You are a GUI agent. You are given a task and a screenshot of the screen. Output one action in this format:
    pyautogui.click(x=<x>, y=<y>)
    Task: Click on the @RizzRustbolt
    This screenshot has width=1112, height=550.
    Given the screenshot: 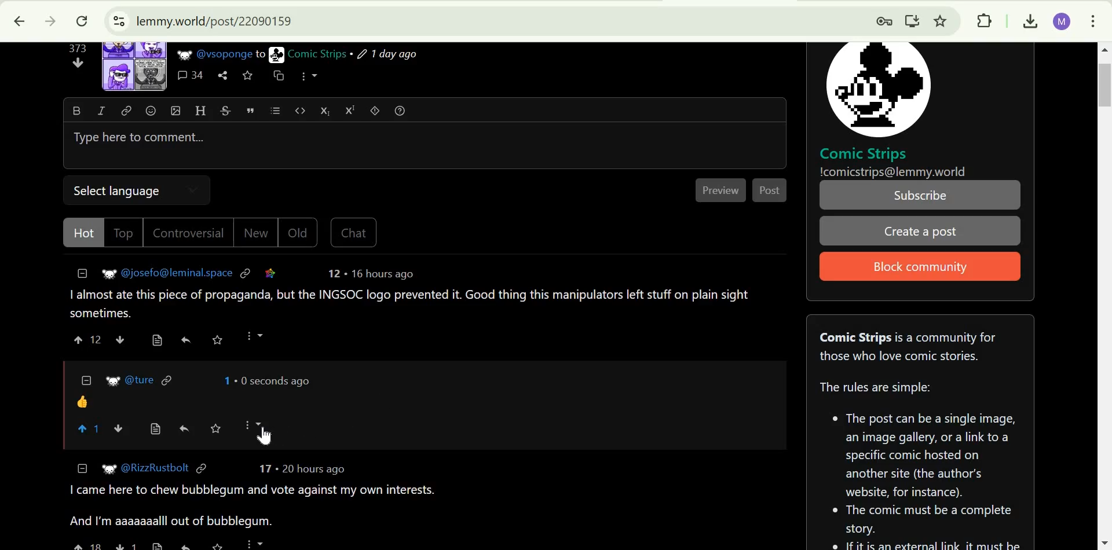 What is the action you would take?
    pyautogui.click(x=156, y=468)
    